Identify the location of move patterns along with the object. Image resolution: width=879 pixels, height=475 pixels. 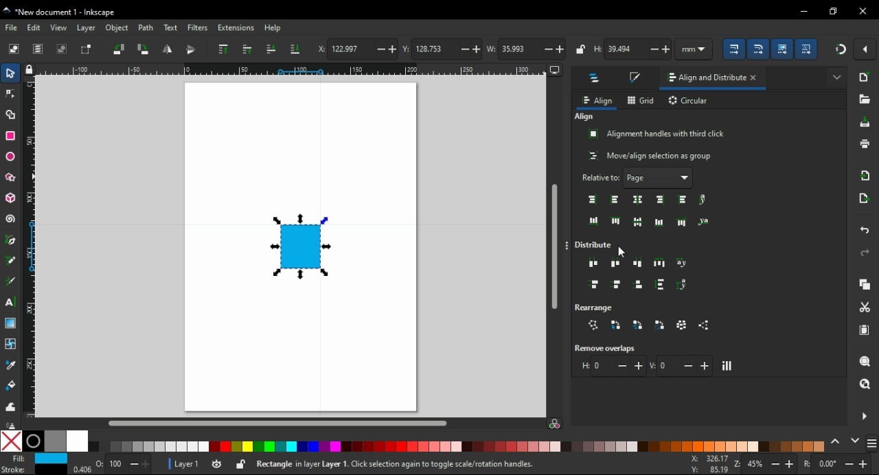
(808, 48).